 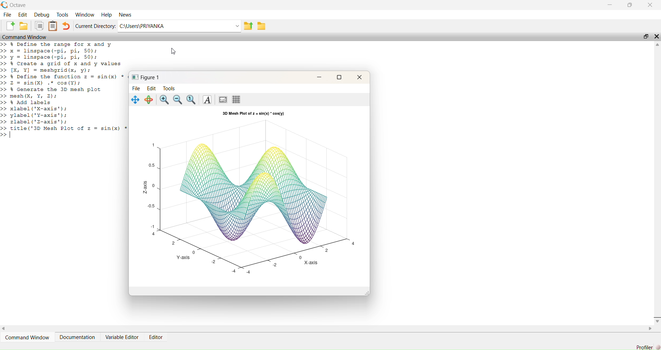 I want to click on Help, so click(x=107, y=15).